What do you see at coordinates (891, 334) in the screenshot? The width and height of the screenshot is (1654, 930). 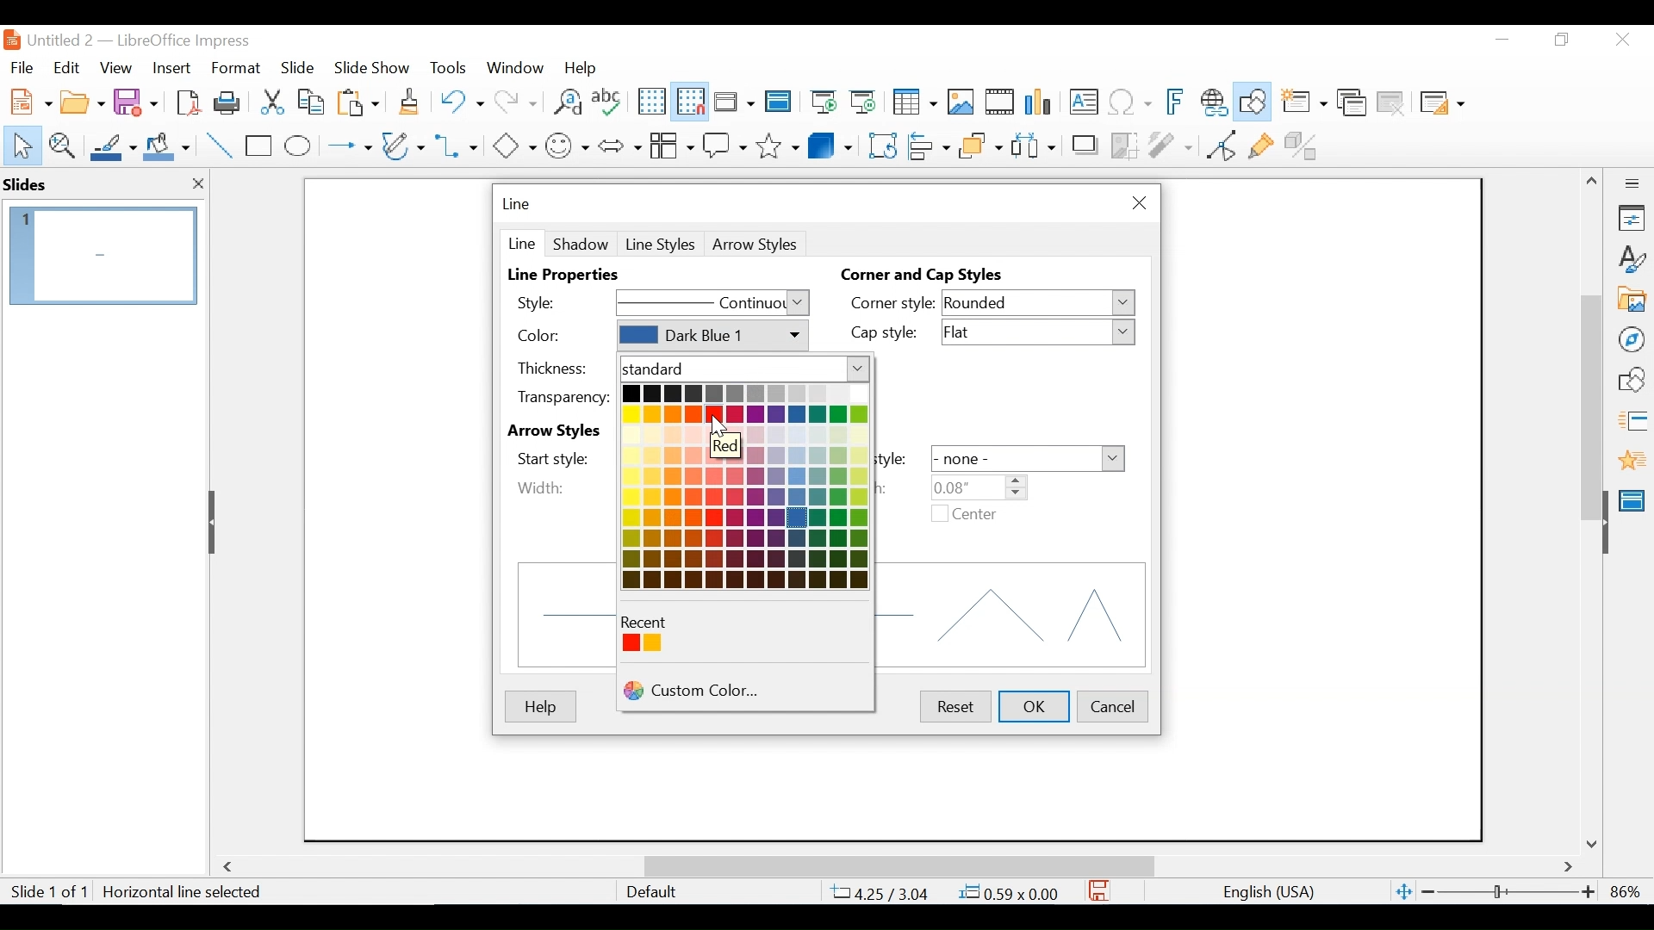 I see `Cap Style` at bounding box center [891, 334].